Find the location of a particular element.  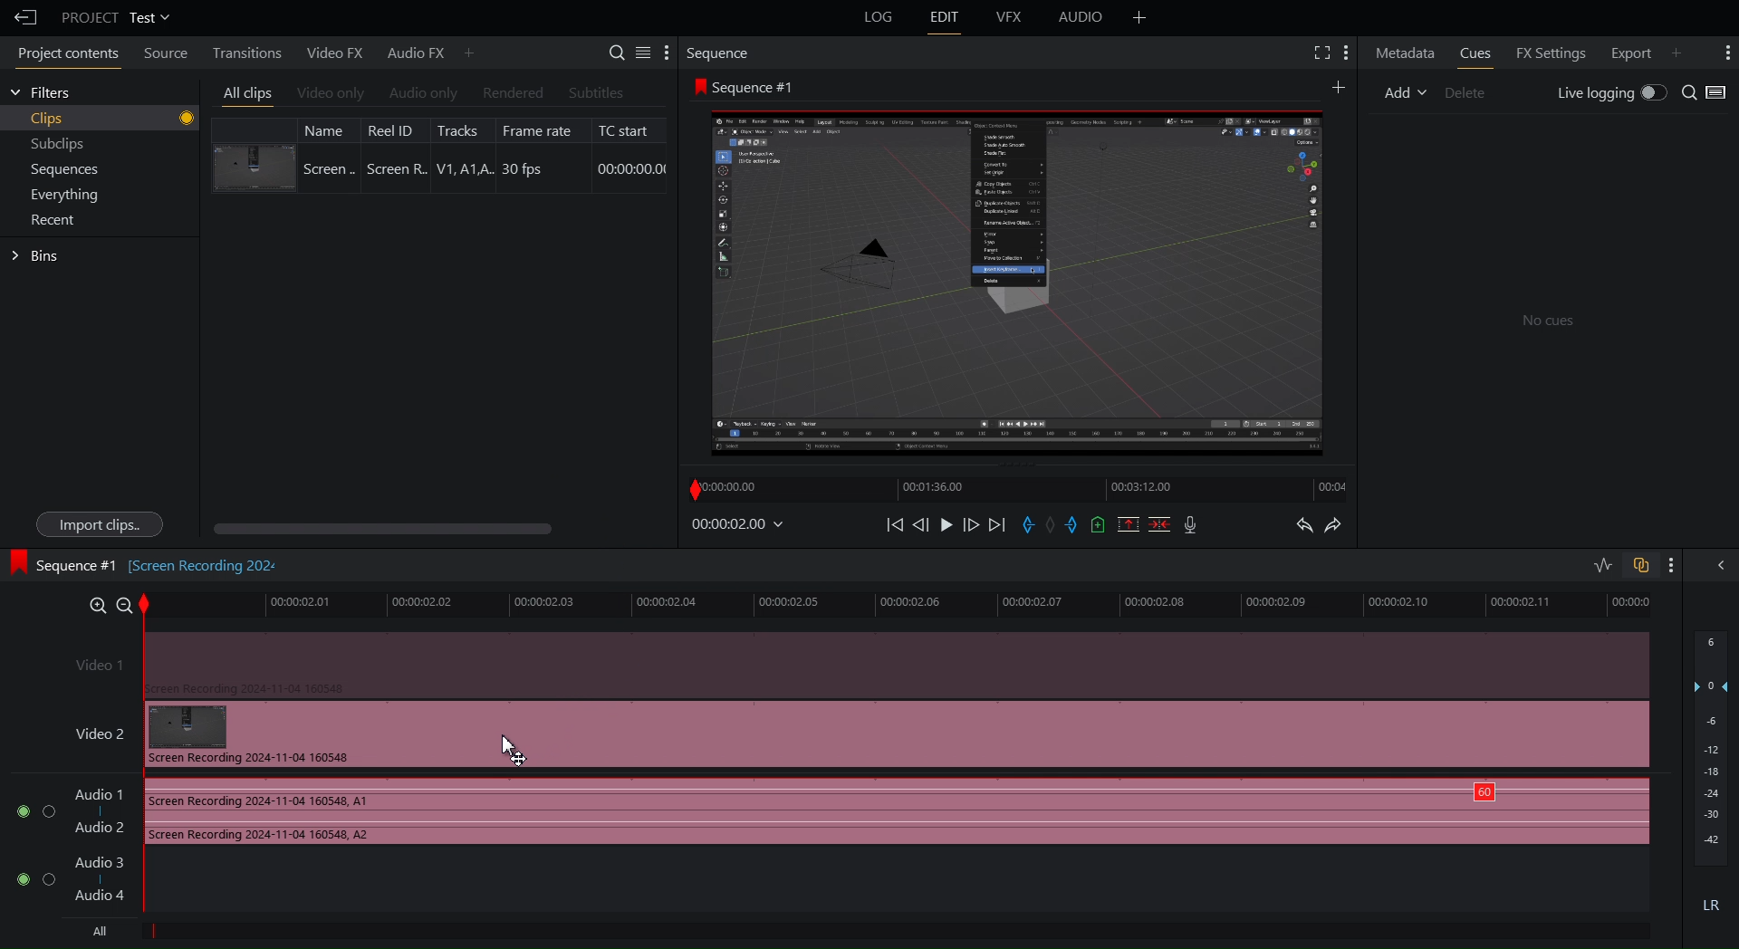

Sequence is located at coordinates (724, 53).